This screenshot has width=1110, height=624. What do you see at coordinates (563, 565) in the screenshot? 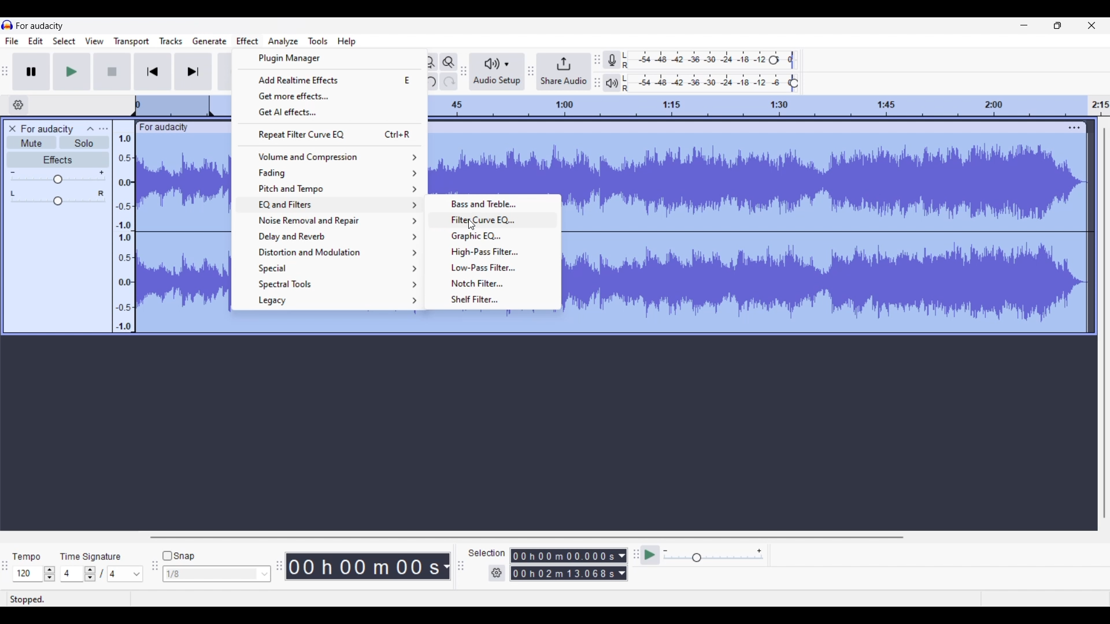
I see `Selection duration` at bounding box center [563, 565].